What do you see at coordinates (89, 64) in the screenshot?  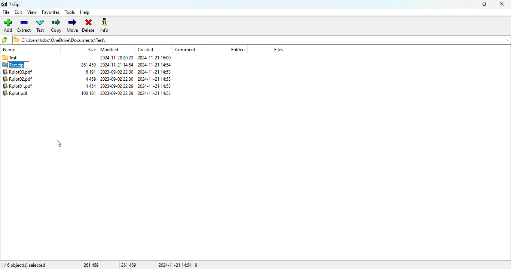 I see `261 459` at bounding box center [89, 64].